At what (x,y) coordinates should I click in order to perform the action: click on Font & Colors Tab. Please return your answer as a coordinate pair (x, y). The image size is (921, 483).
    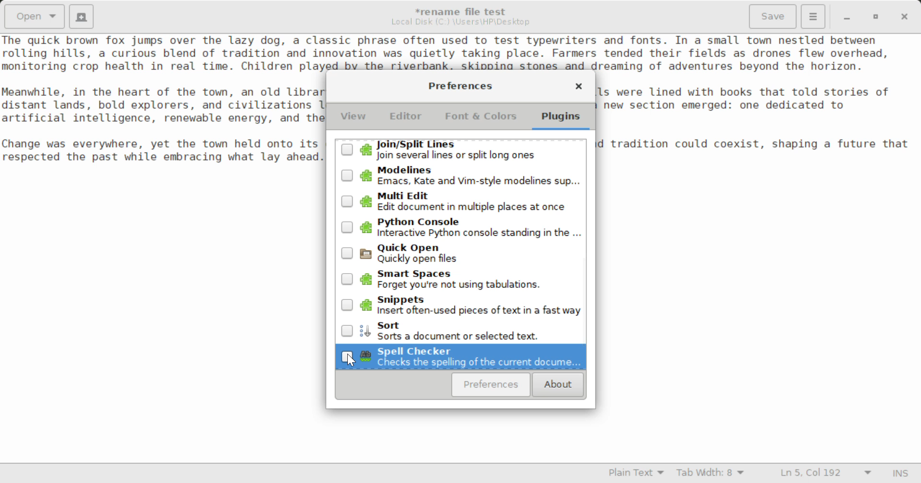
    Looking at the image, I should click on (481, 120).